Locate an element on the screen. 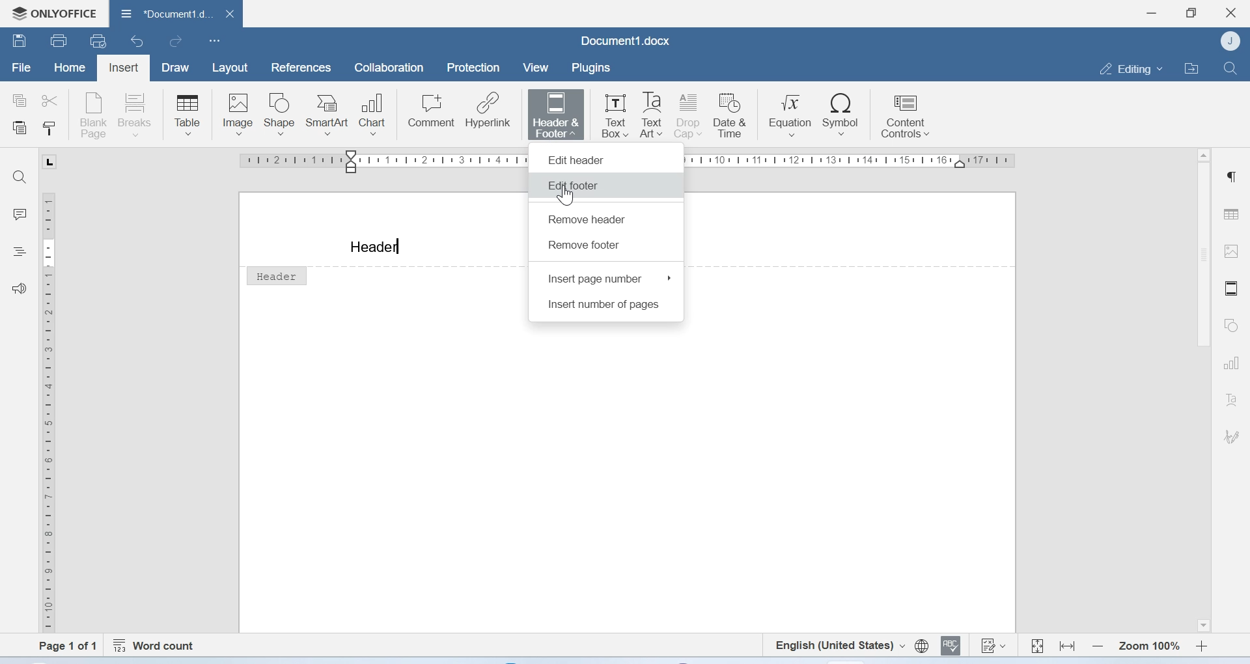 This screenshot has width=1250, height=664. cursor on edit footer is located at coordinates (568, 196).